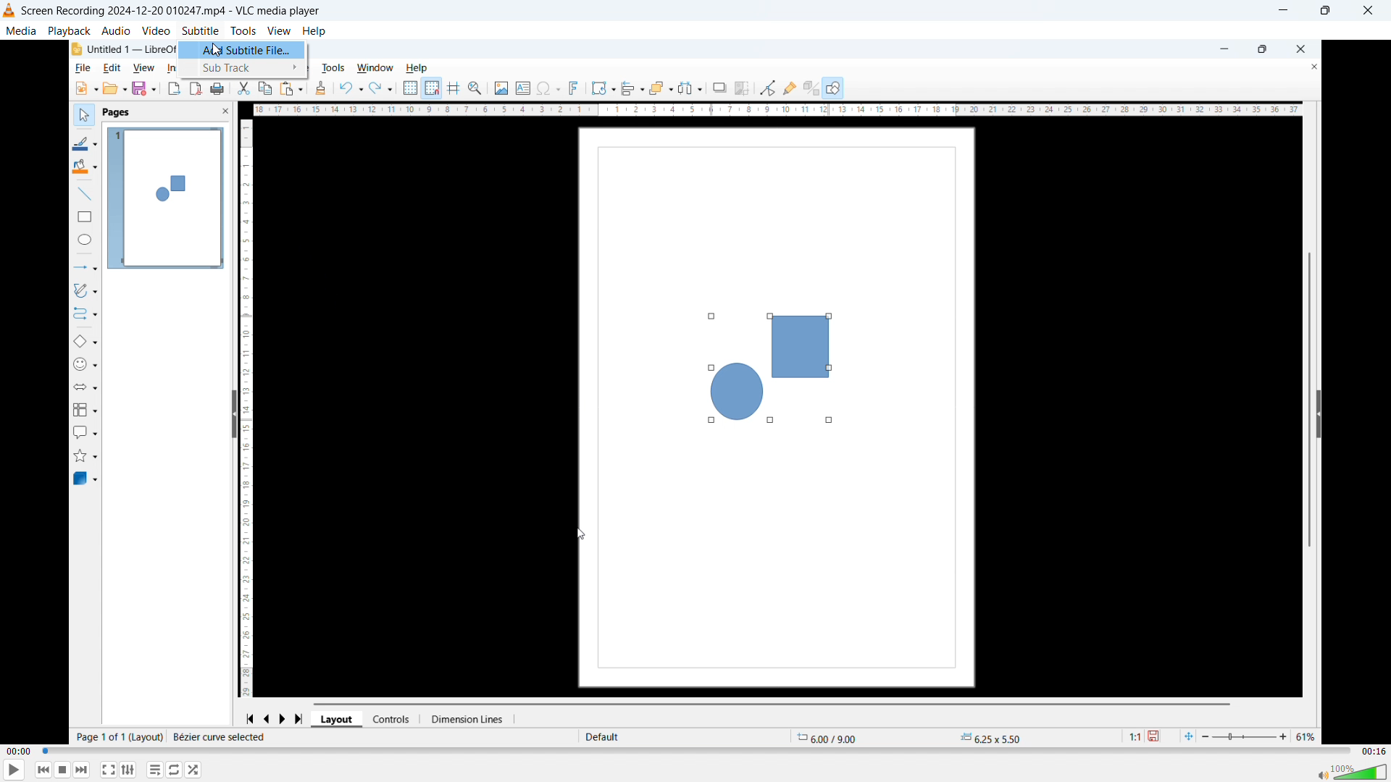 The width and height of the screenshot is (1391, 782). Describe the element at coordinates (1324, 11) in the screenshot. I see `Maximize ` at that location.